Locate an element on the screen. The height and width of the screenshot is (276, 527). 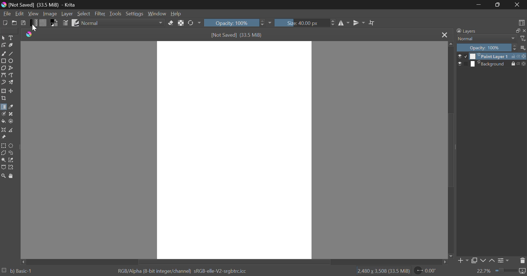
Rectangle is located at coordinates (3, 61).